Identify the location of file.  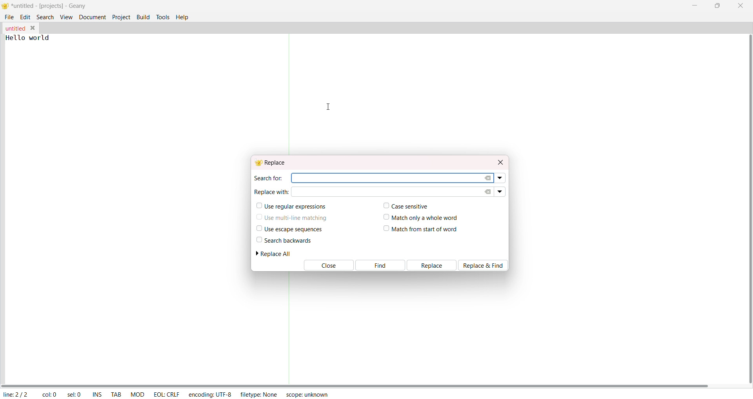
(10, 16).